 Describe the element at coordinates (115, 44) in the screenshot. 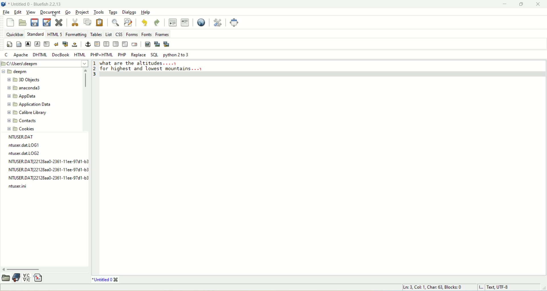

I see `right justify` at that location.